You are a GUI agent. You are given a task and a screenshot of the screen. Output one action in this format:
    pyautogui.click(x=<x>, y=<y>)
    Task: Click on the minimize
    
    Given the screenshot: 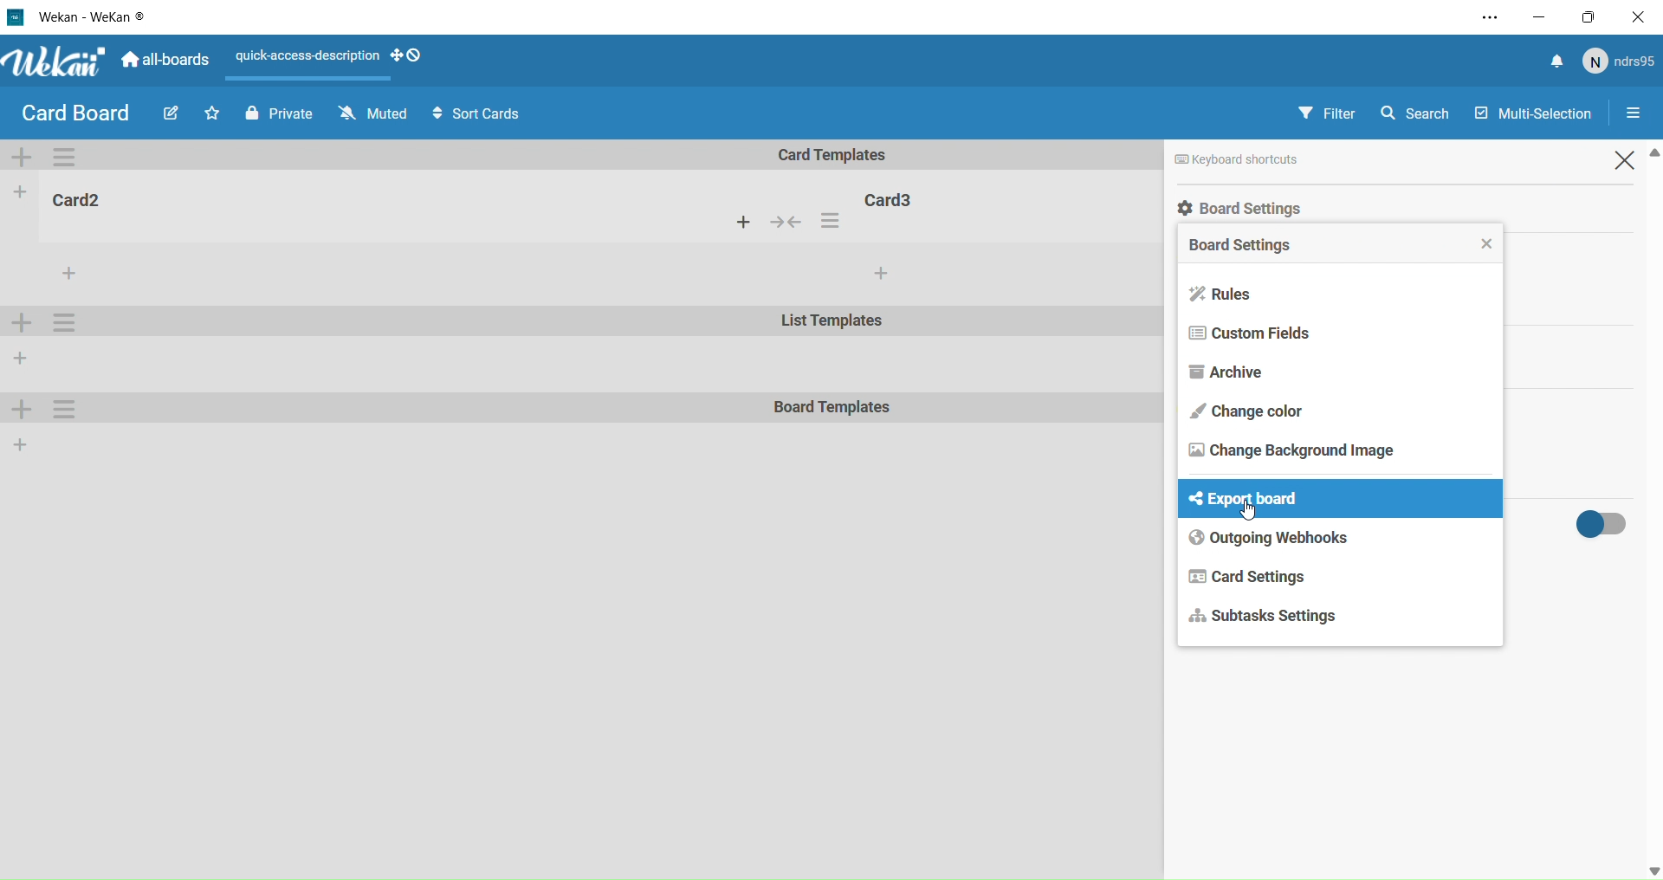 What is the action you would take?
    pyautogui.click(x=1538, y=16)
    